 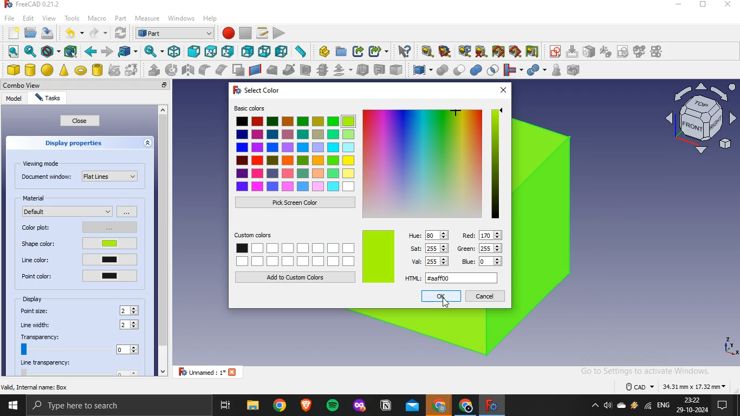 I want to click on cut, so click(x=459, y=69).